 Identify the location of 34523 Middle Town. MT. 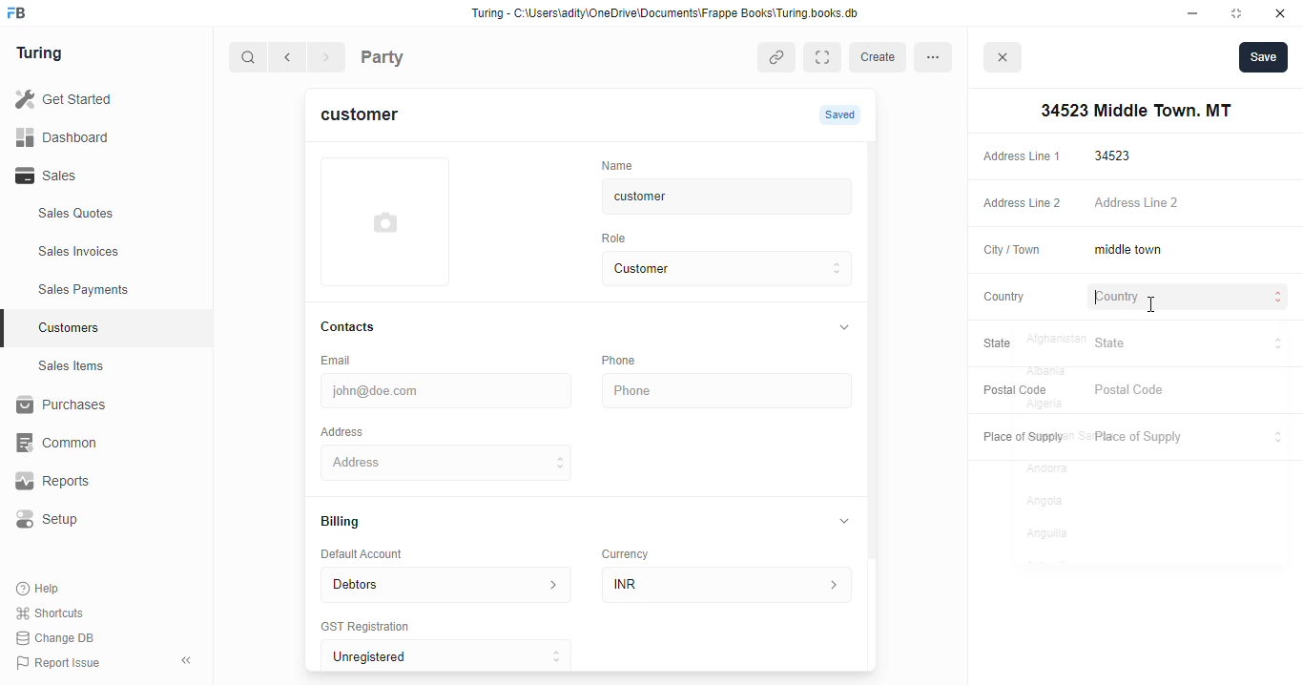
(449, 462).